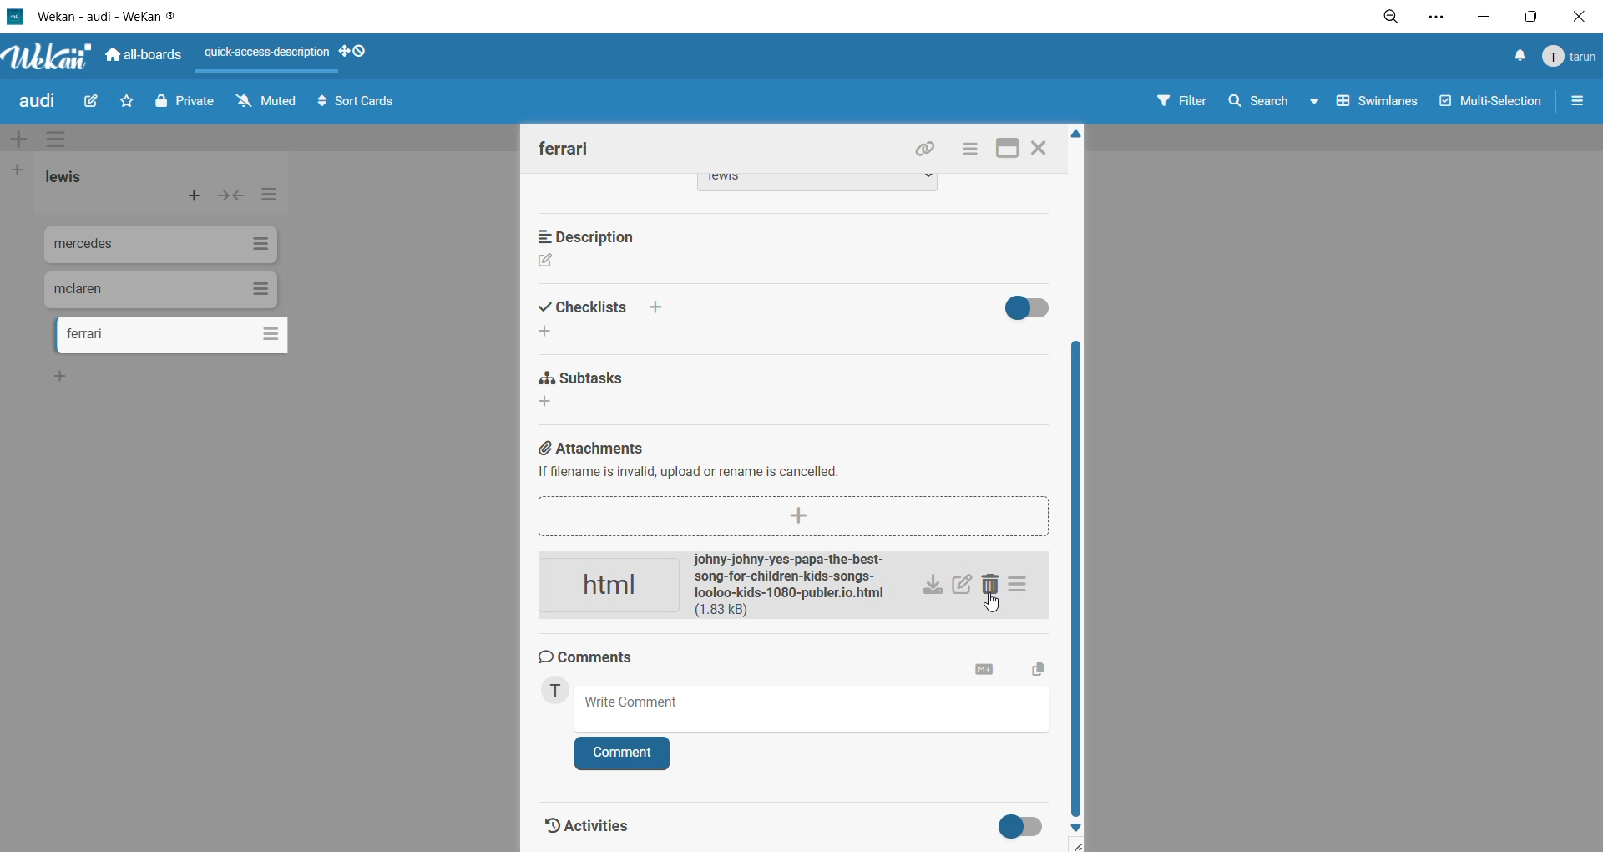 The width and height of the screenshot is (1603, 852). Describe the element at coordinates (190, 194) in the screenshot. I see `add card` at that location.